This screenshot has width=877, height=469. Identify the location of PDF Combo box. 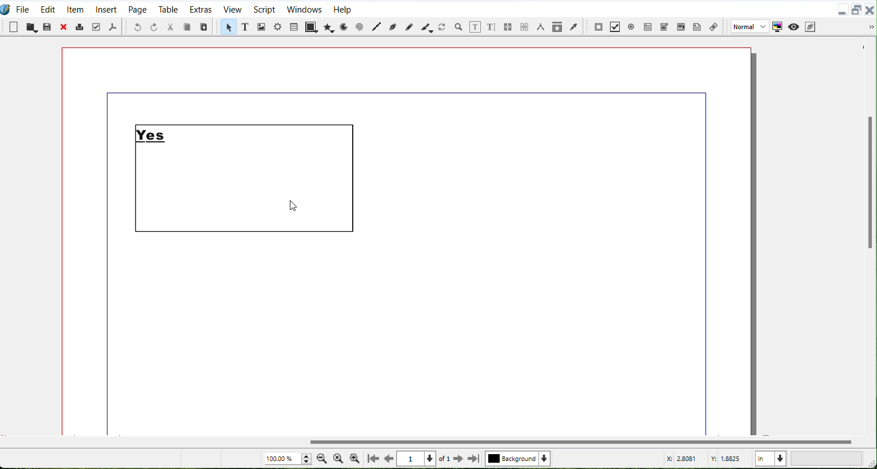
(665, 26).